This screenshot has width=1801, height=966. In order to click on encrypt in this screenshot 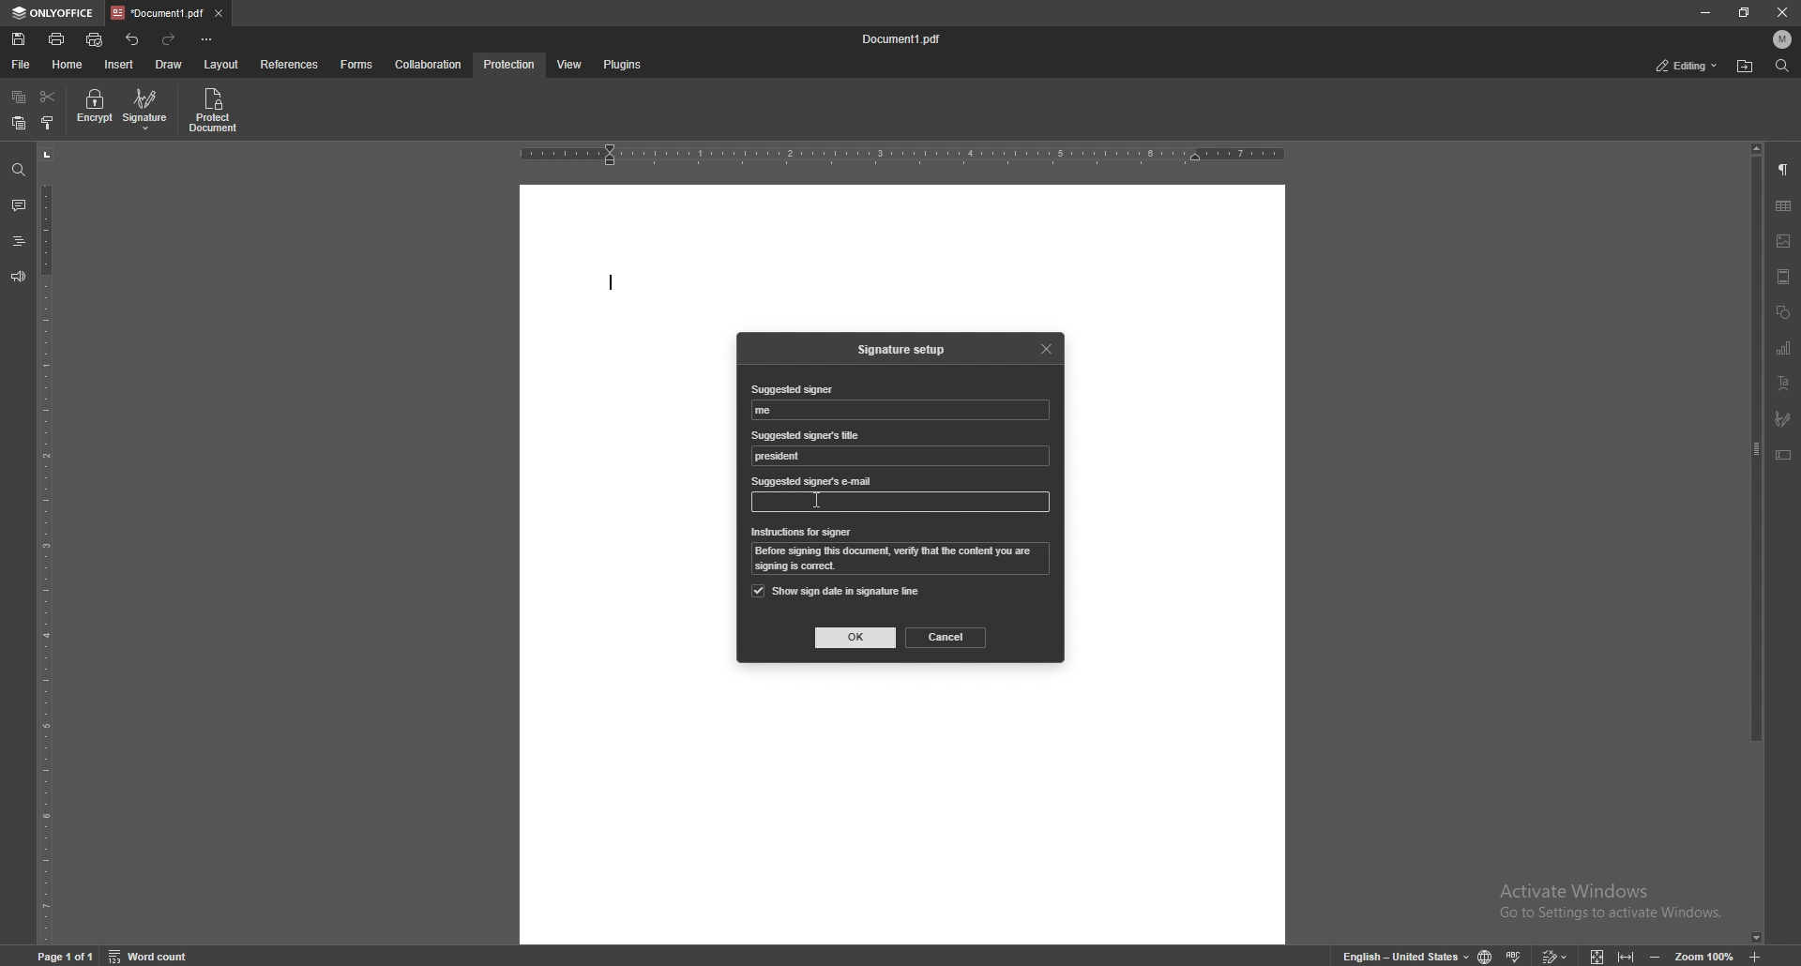, I will do `click(94, 108)`.